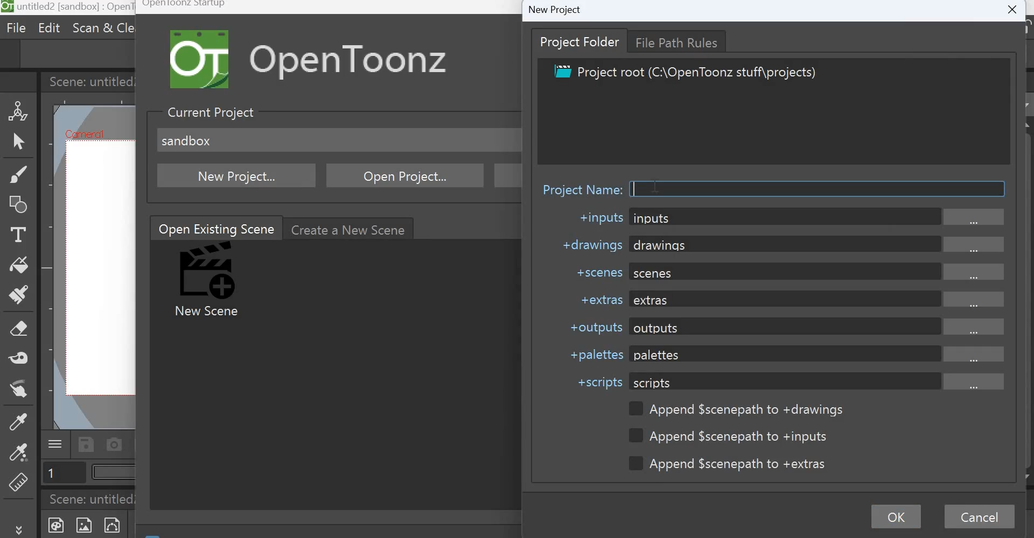 This screenshot has width=1034, height=538. What do you see at coordinates (818, 327) in the screenshot?
I see `outputs` at bounding box center [818, 327].